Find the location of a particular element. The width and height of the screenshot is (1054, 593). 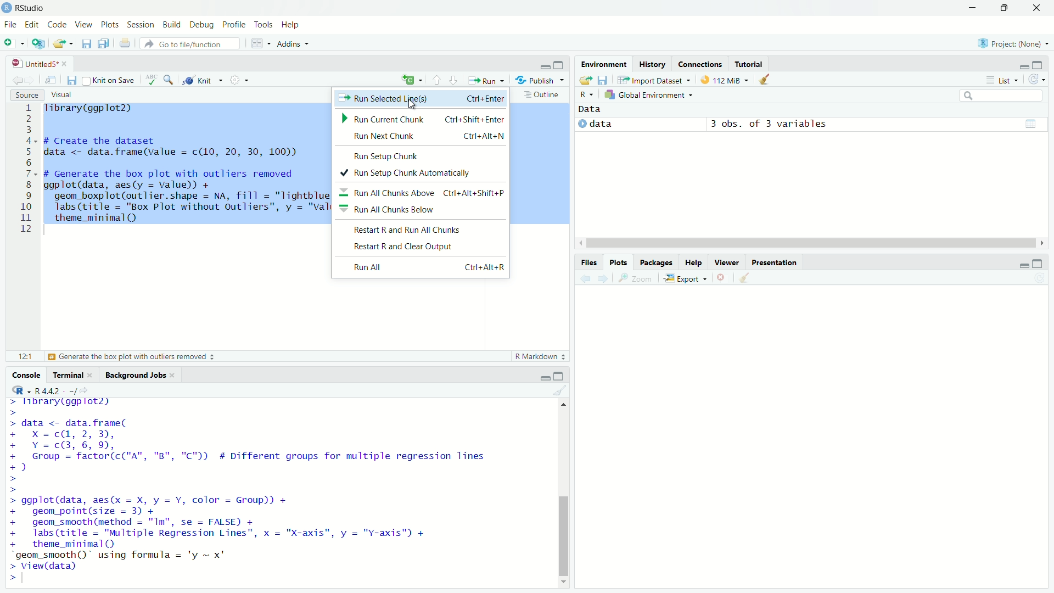

) Go to file/function is located at coordinates (187, 43).